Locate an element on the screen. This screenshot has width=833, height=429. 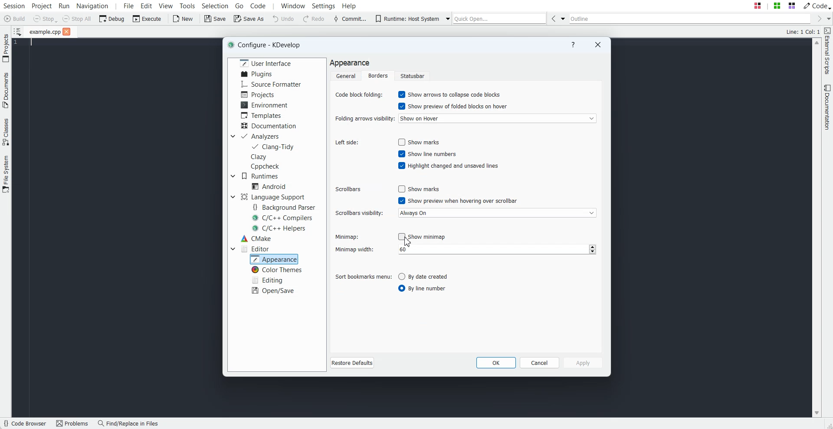
Close is located at coordinates (67, 31).